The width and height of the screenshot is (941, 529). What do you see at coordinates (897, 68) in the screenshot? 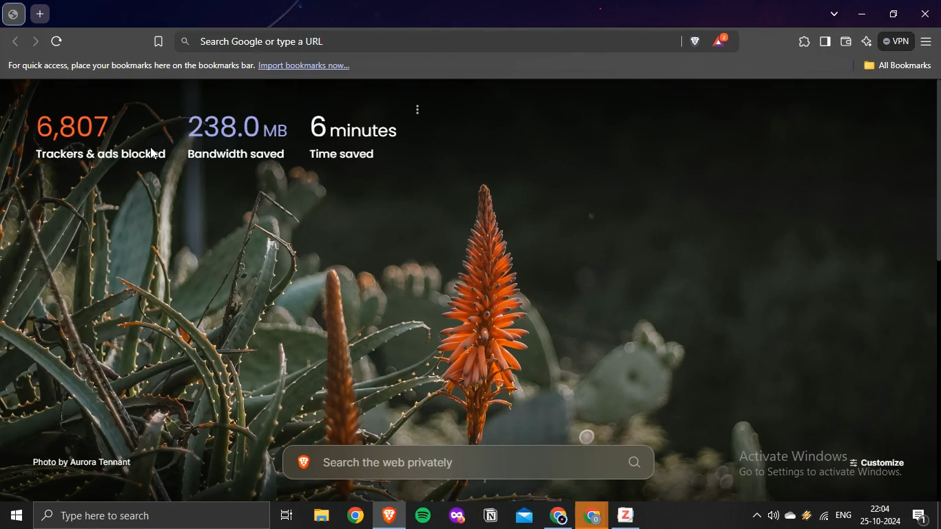
I see `all bookmarks` at bounding box center [897, 68].